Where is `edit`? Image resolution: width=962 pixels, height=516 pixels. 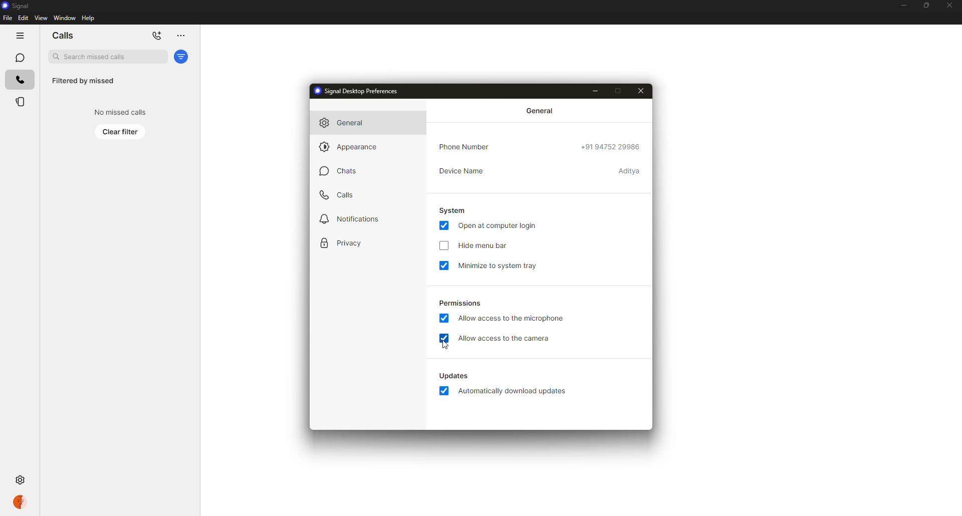
edit is located at coordinates (23, 18).